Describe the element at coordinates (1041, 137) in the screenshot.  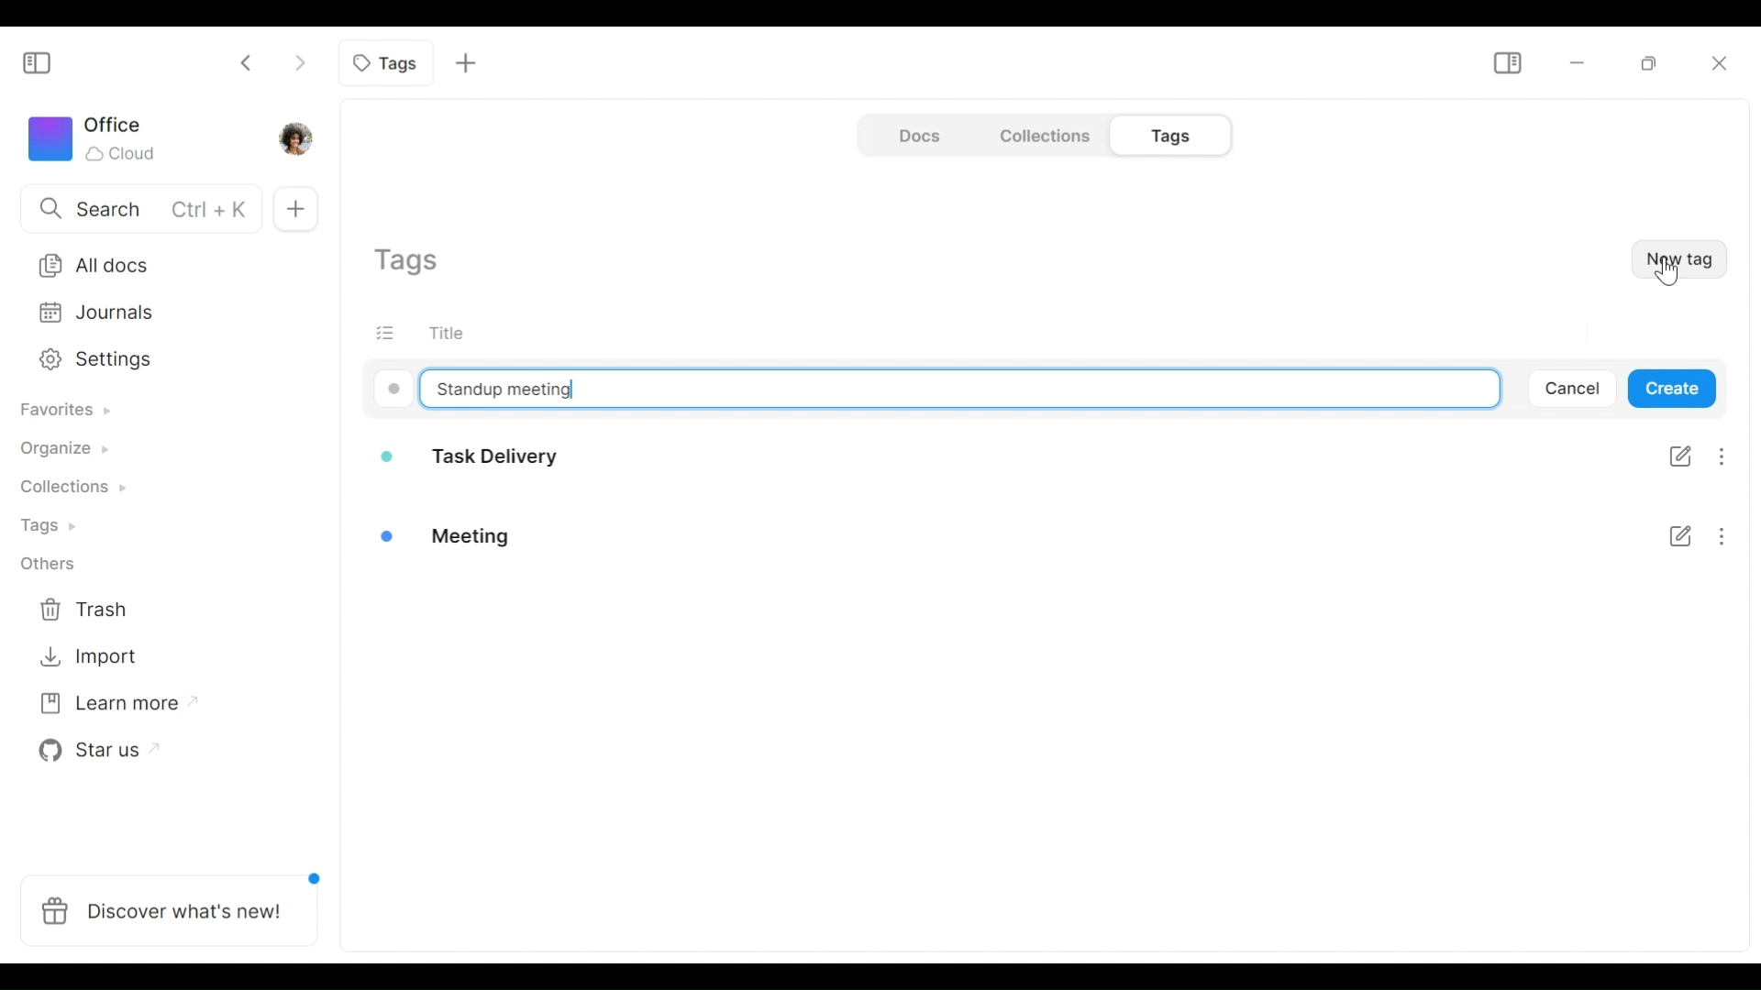
I see `Collections` at that location.